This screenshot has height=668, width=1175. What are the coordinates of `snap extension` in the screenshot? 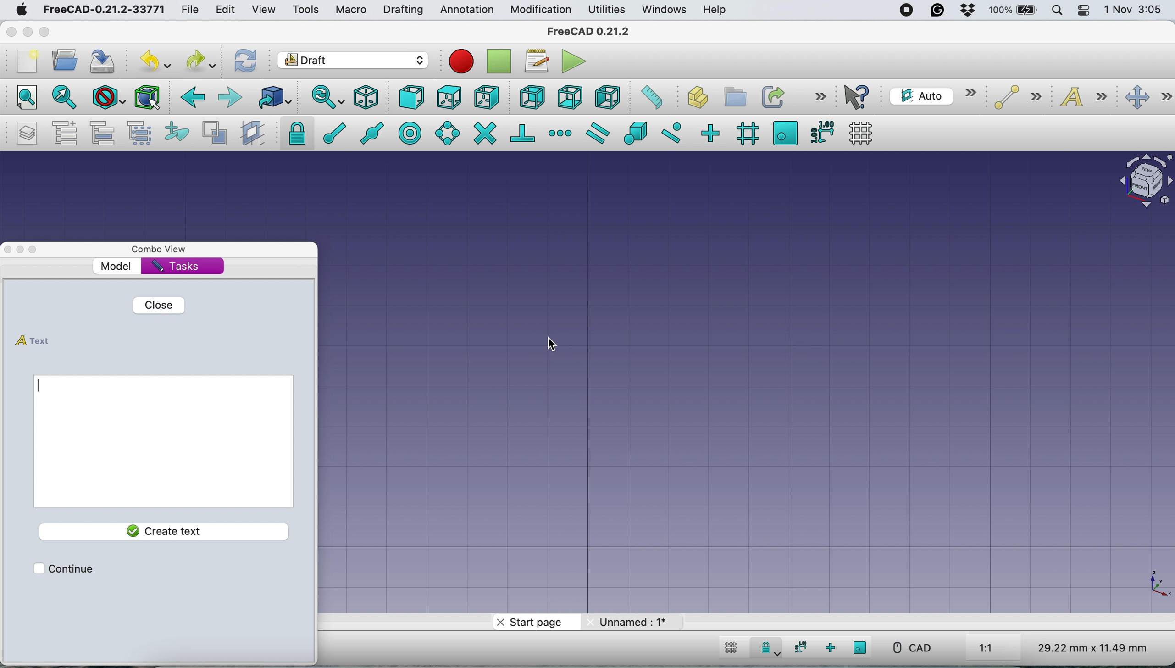 It's located at (560, 133).